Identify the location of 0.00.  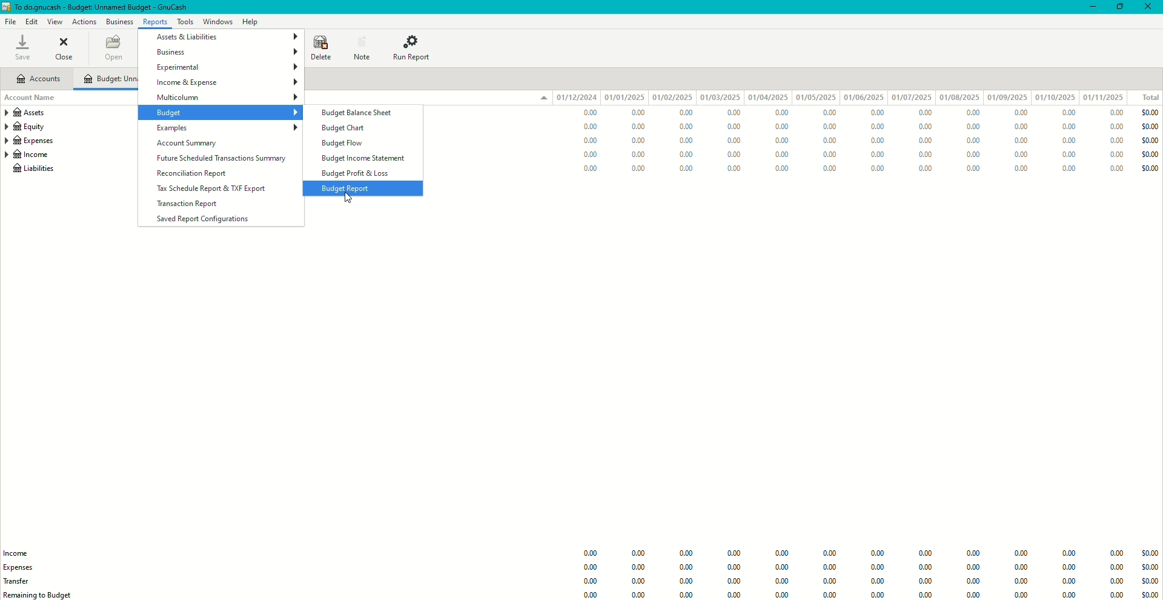
(1117, 595).